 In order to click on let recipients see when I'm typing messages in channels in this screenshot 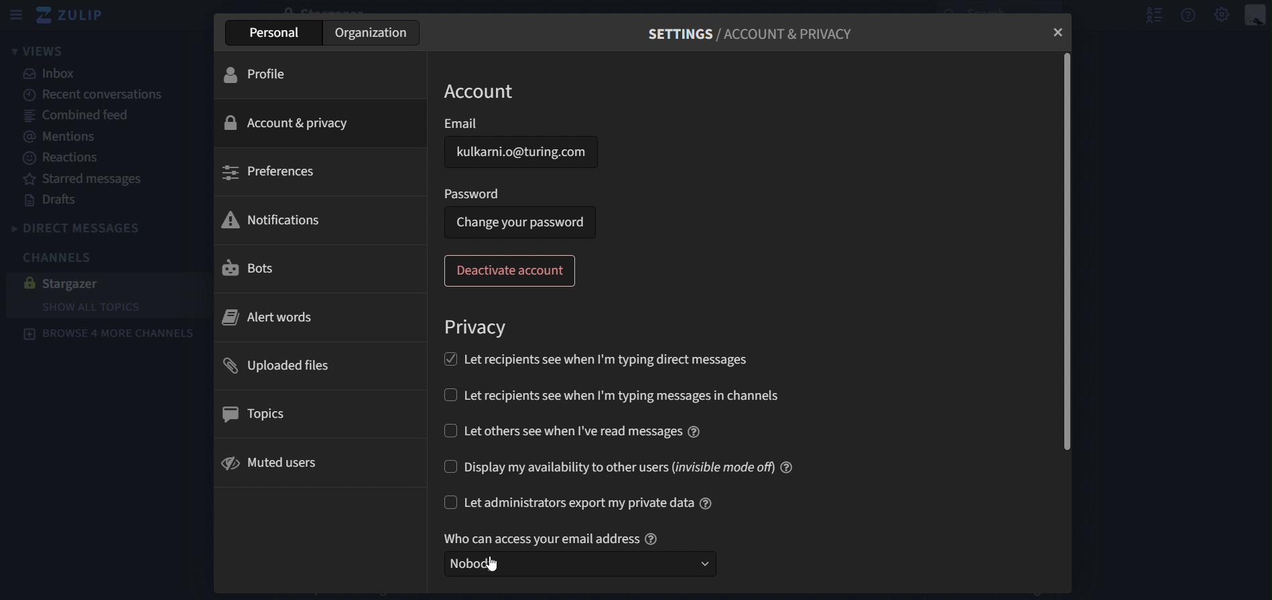, I will do `click(613, 394)`.